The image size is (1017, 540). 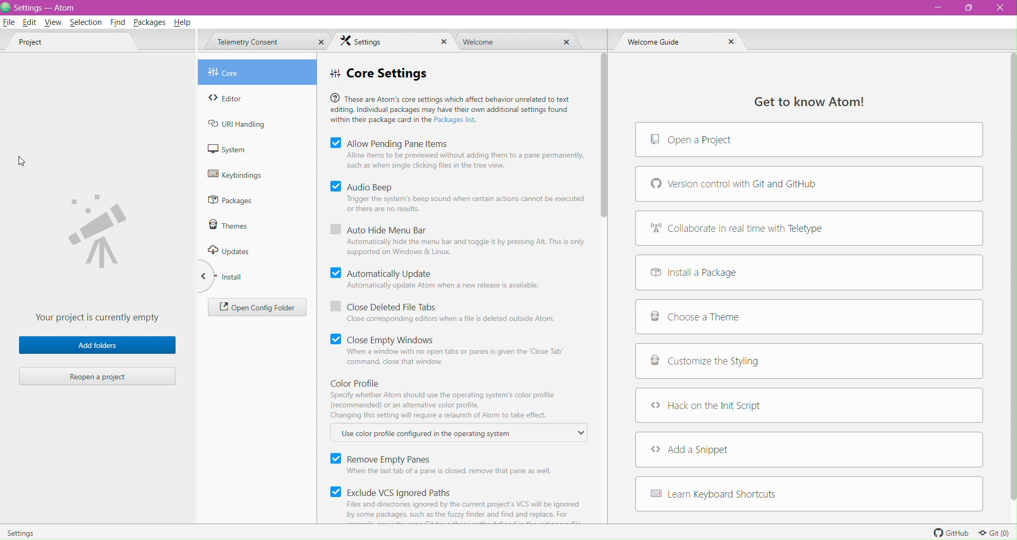 What do you see at coordinates (443, 399) in the screenshot?
I see `Color Profile | Specify whether Atom should use the operating system's color profile (recommended) or an alternative color profile. Changing this setting will require a relaunch of Atom to take effect.` at bounding box center [443, 399].